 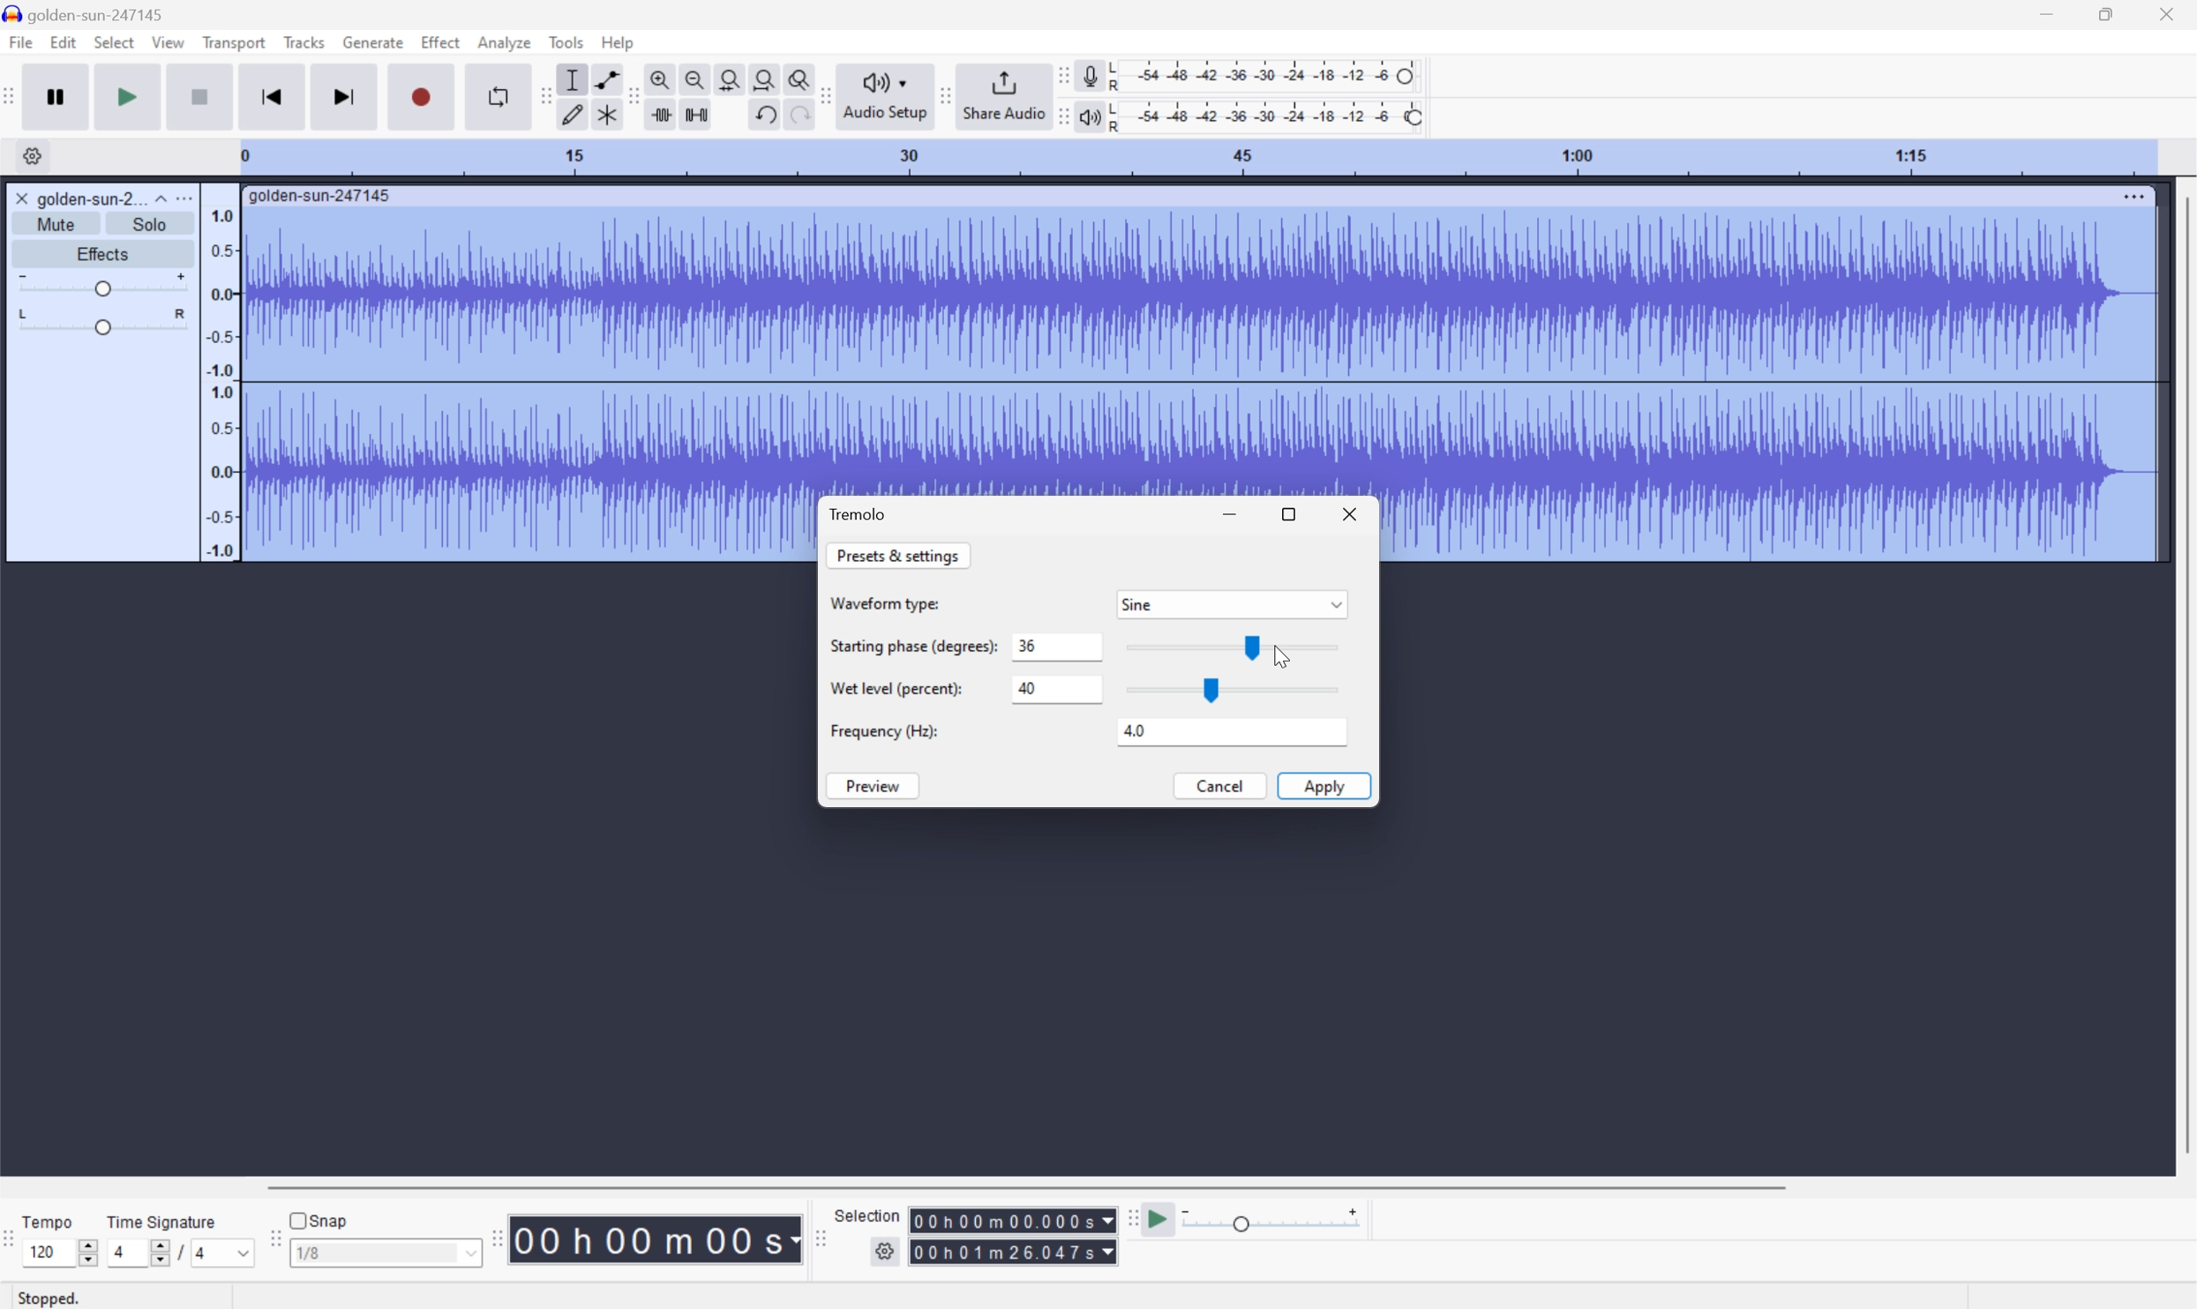 I want to click on Restore Down, so click(x=2105, y=14).